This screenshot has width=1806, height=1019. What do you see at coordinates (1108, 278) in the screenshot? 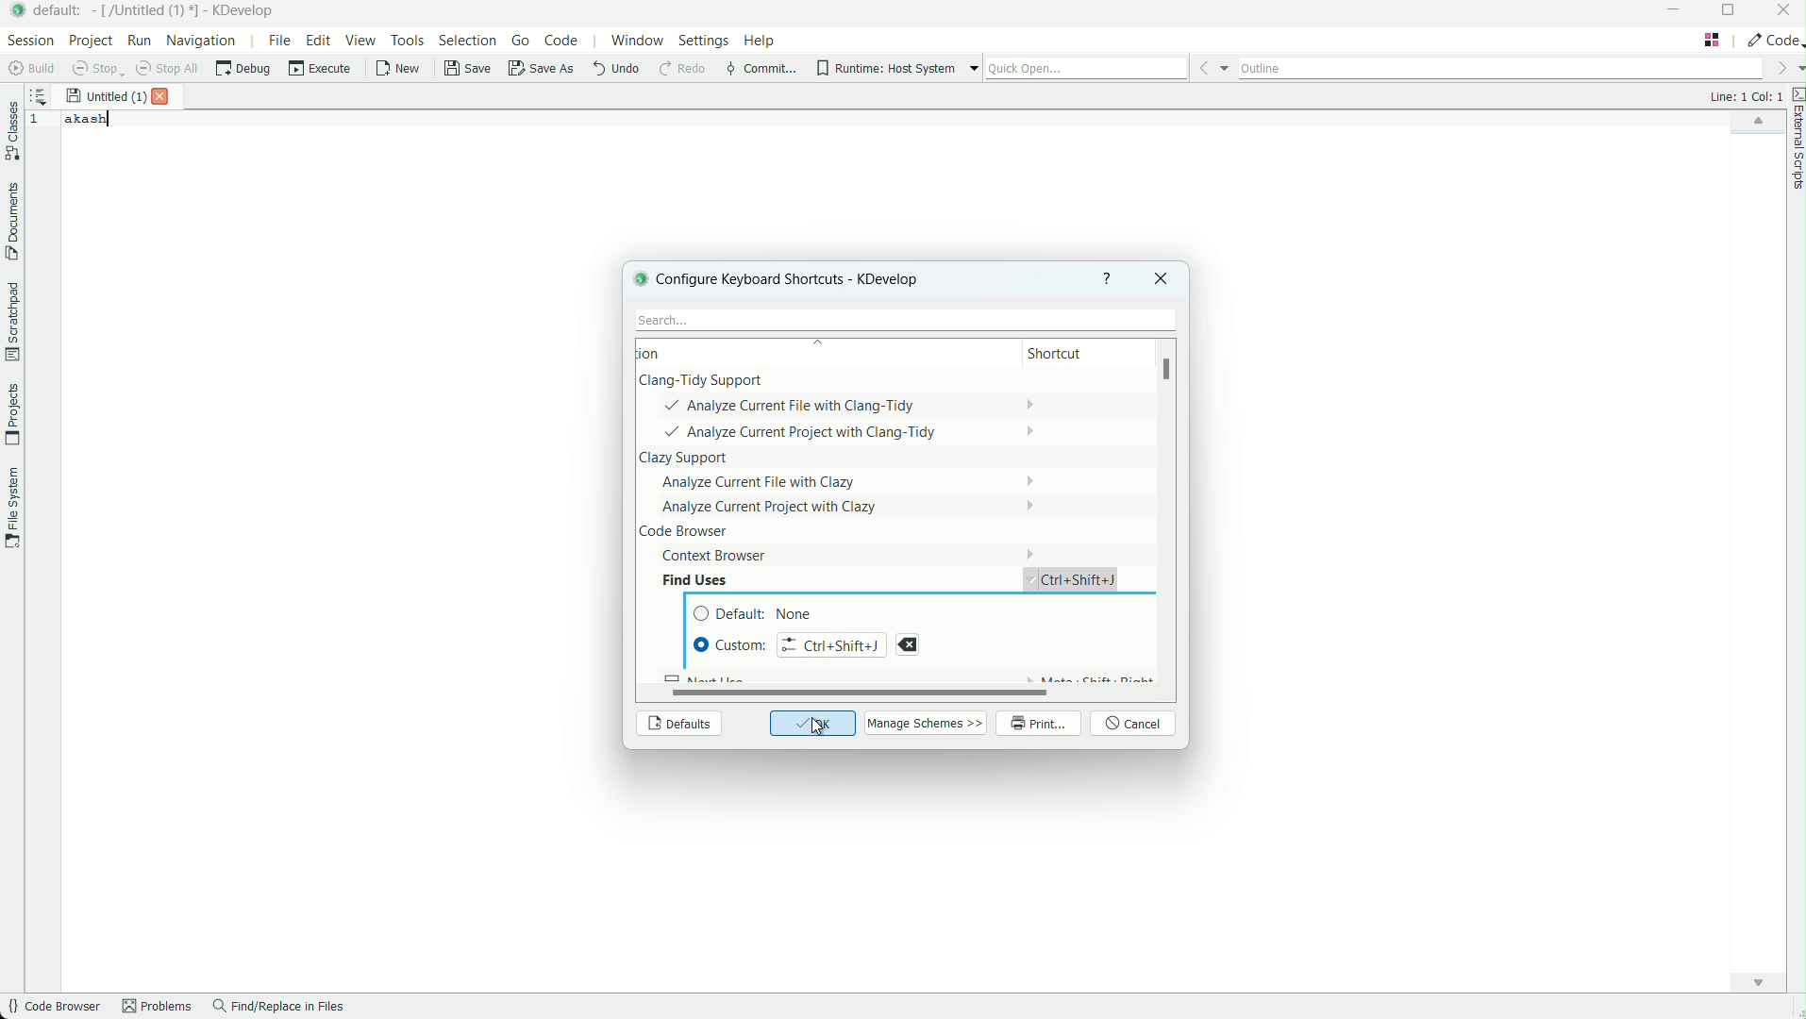
I see `help` at bounding box center [1108, 278].